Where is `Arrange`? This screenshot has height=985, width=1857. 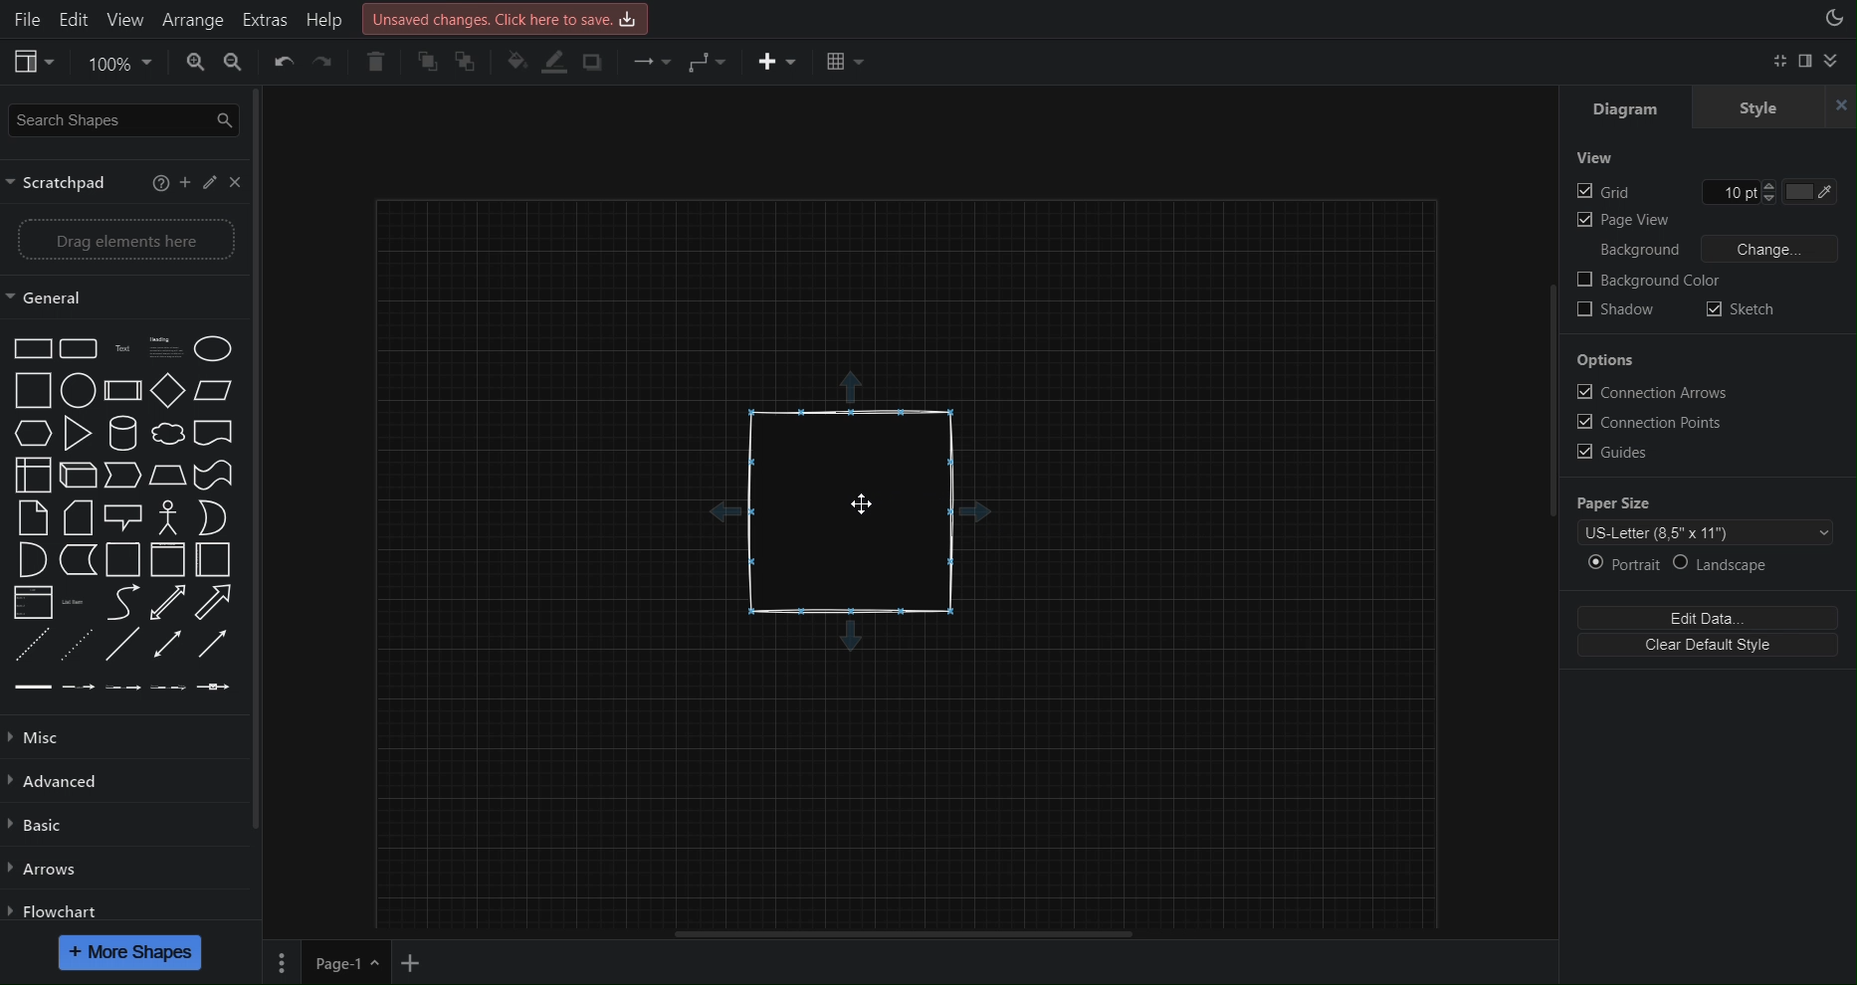 Arrange is located at coordinates (190, 17).